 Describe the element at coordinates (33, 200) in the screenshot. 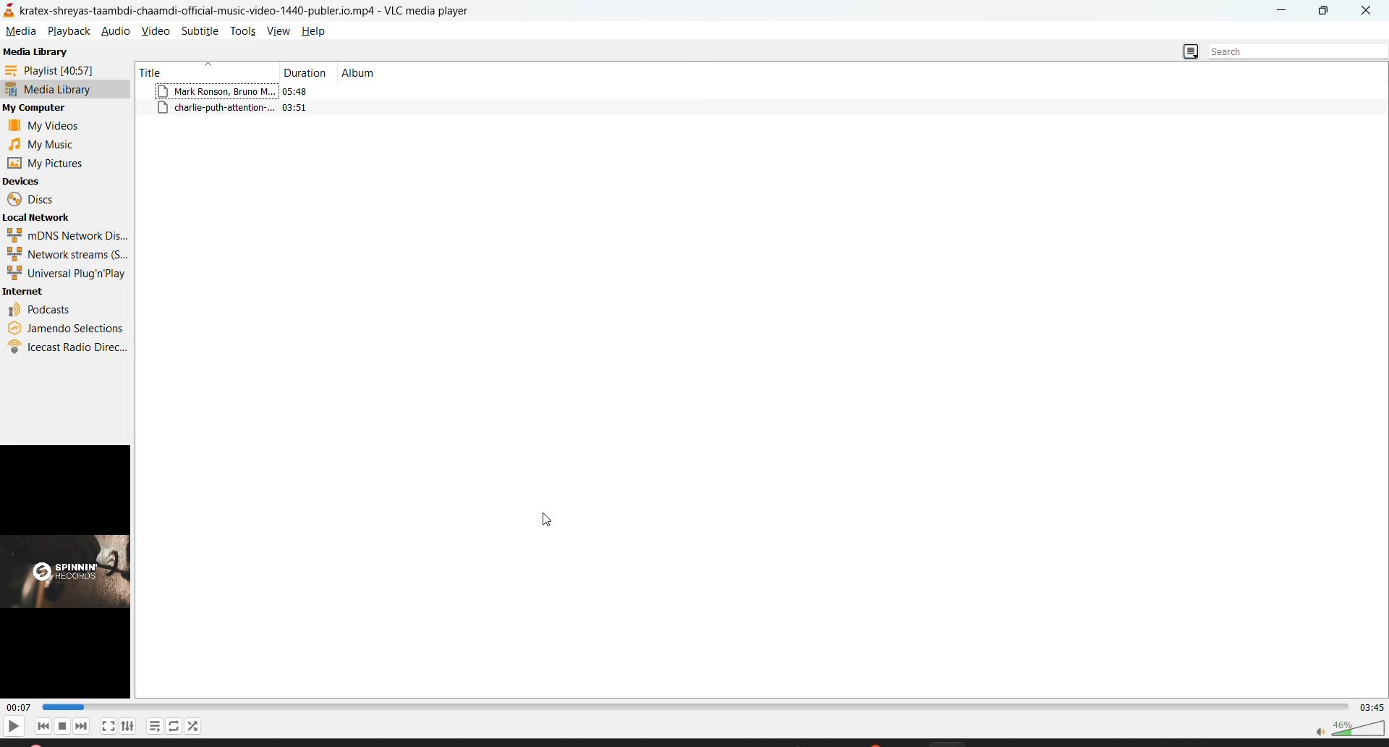

I see `discs` at that location.